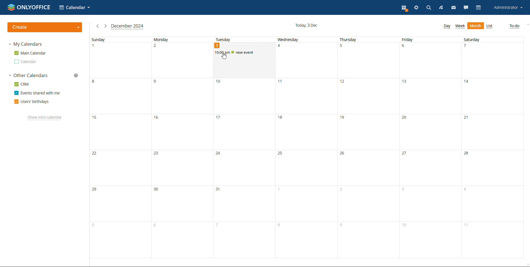  I want to click on users' birthdays, so click(32, 102).